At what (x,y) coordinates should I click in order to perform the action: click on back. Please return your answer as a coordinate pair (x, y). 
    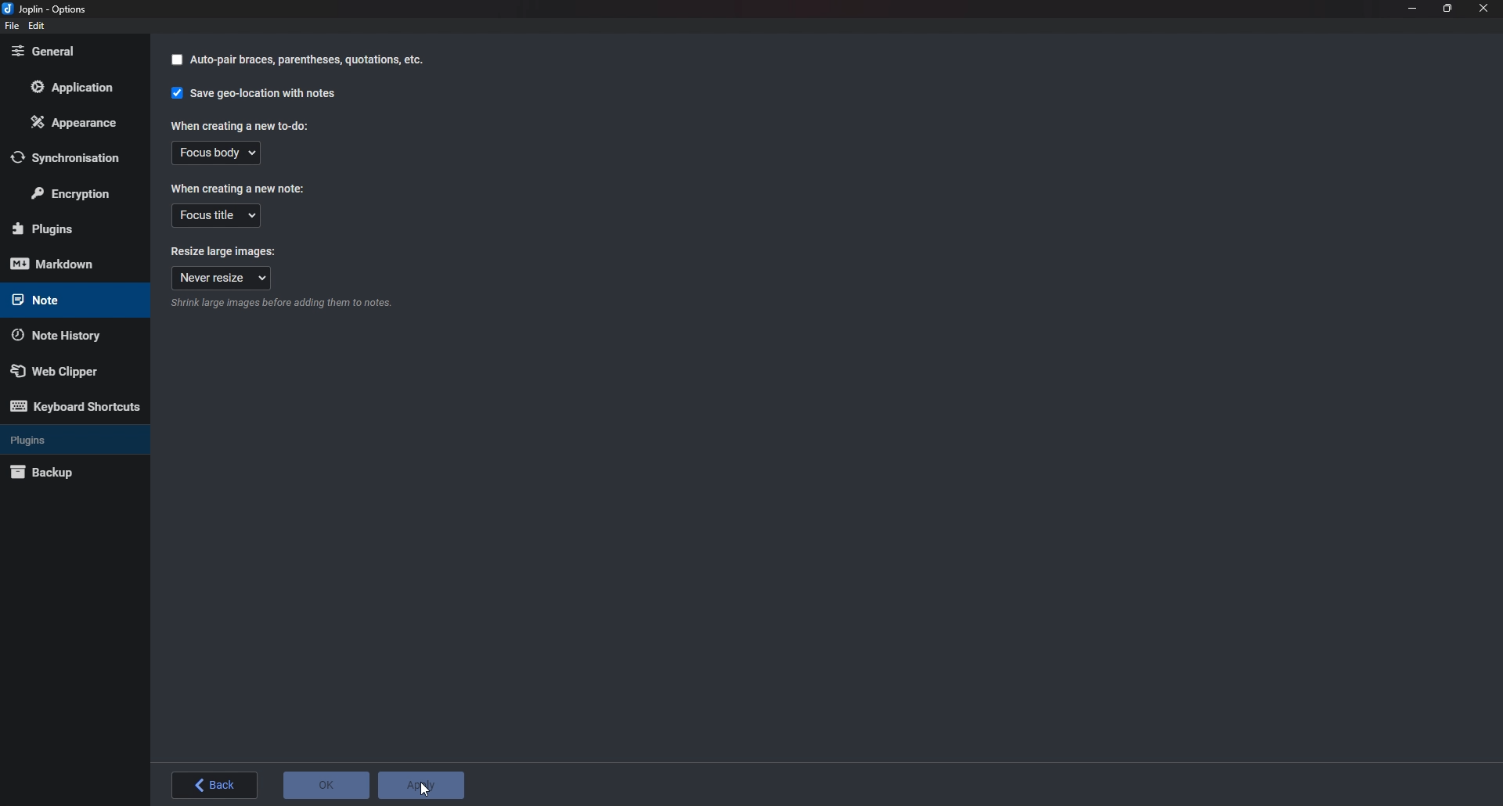
    Looking at the image, I should click on (217, 786).